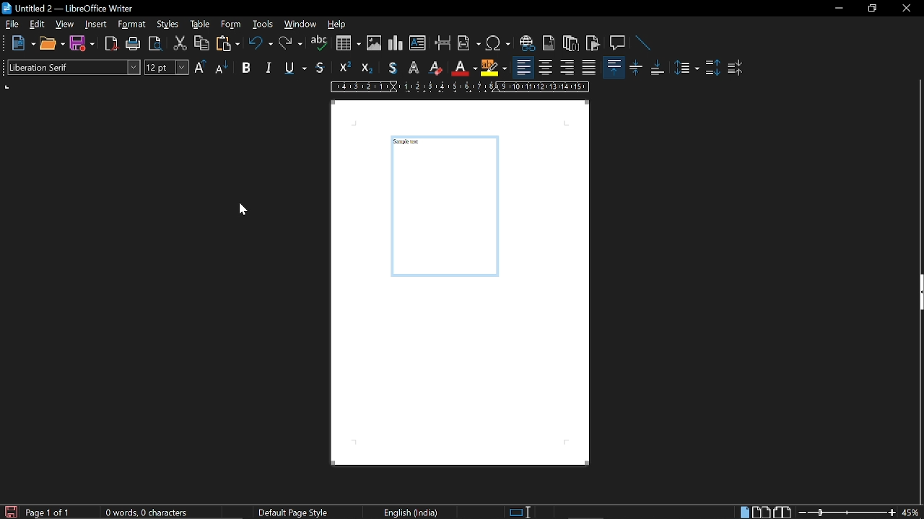 The width and height of the screenshot is (924, 519). What do you see at coordinates (570, 45) in the screenshot?
I see `insert endnote` at bounding box center [570, 45].